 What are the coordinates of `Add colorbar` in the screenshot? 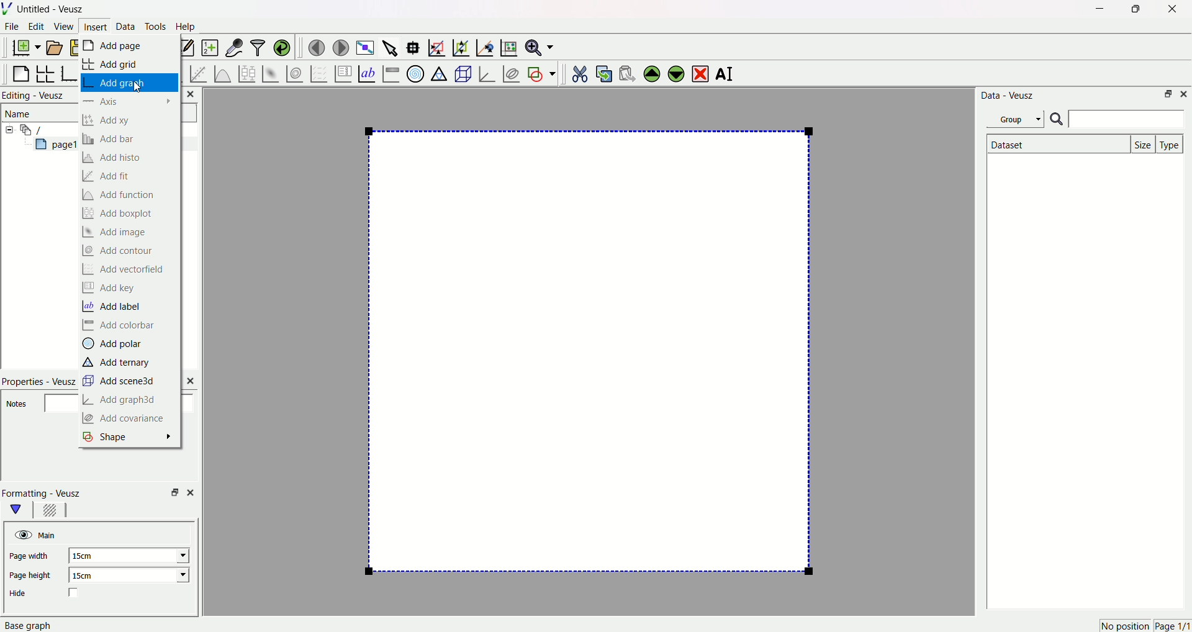 It's located at (120, 326).